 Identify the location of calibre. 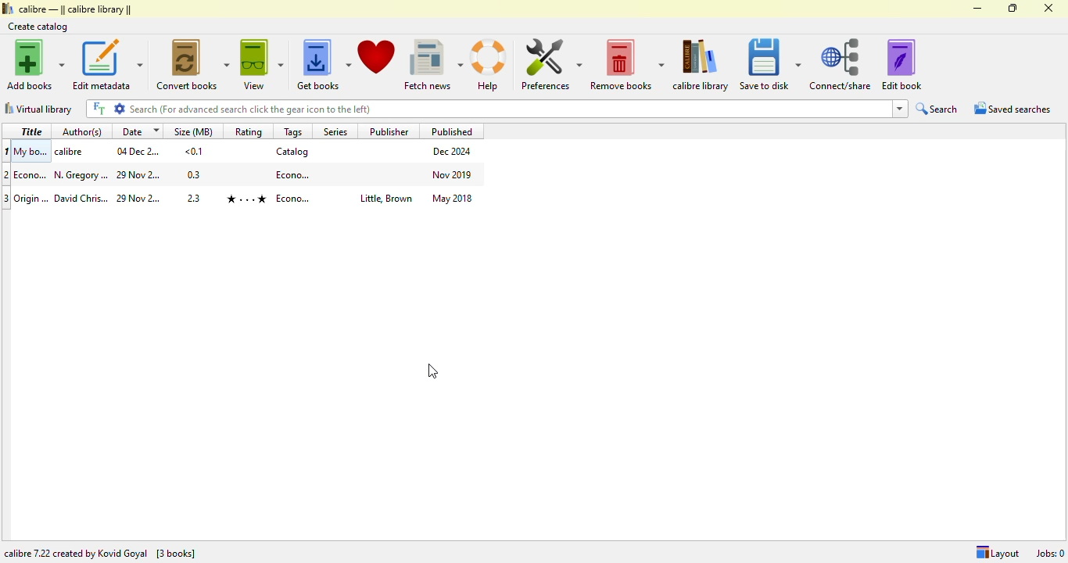
(71, 151).